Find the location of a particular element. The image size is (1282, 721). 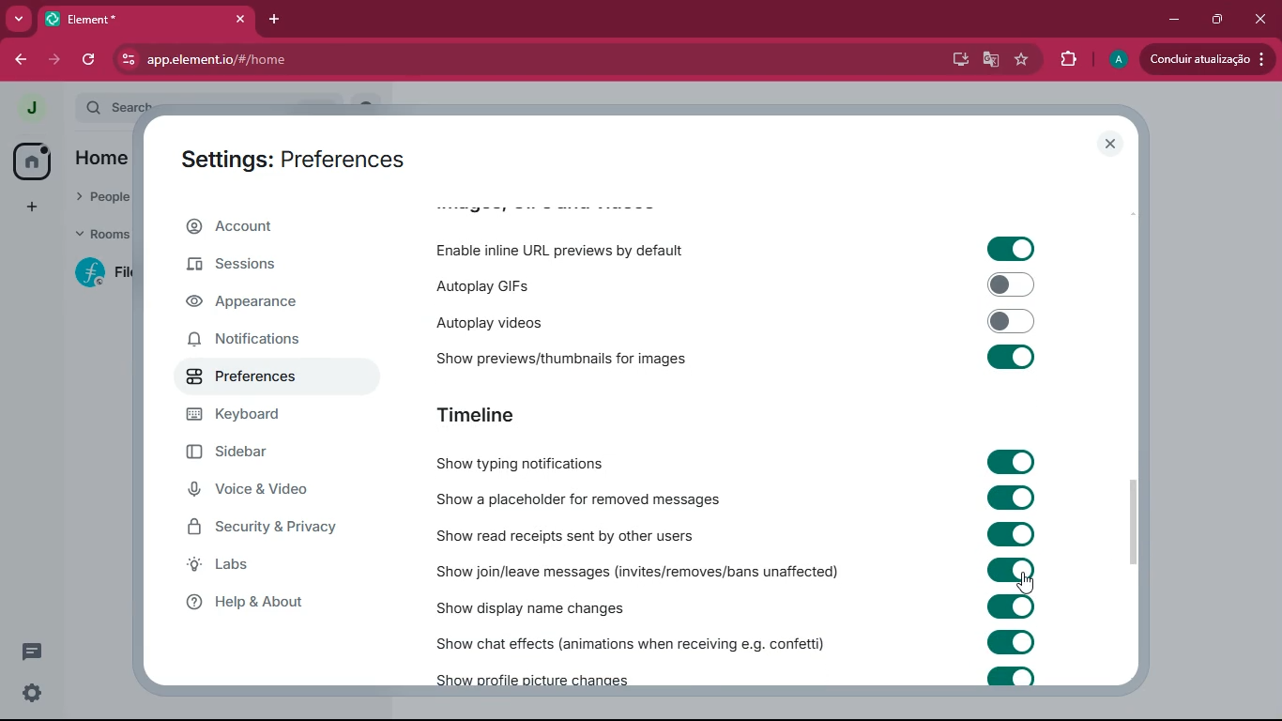

toggle on/off is located at coordinates (1012, 497).